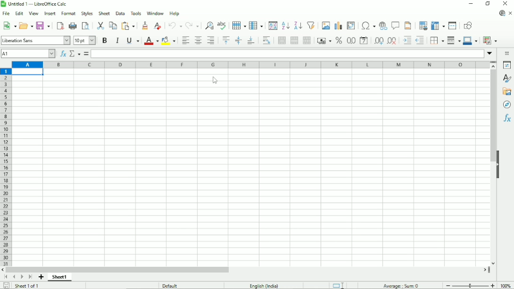 This screenshot has height=289, width=514. Describe the element at coordinates (215, 80) in the screenshot. I see `Cursor` at that location.